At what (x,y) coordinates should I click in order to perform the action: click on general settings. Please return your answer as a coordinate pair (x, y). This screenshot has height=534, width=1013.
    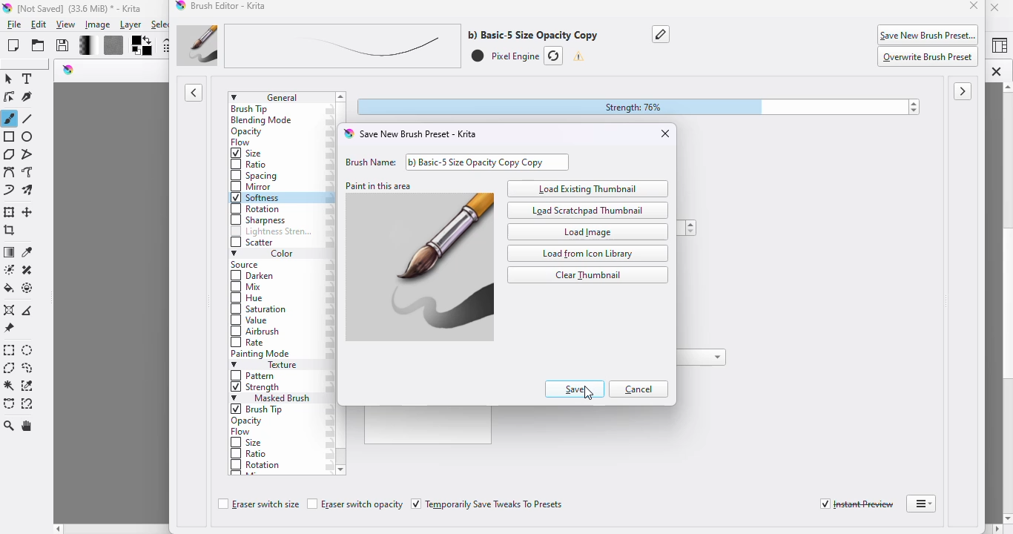
    Looking at the image, I should click on (280, 97).